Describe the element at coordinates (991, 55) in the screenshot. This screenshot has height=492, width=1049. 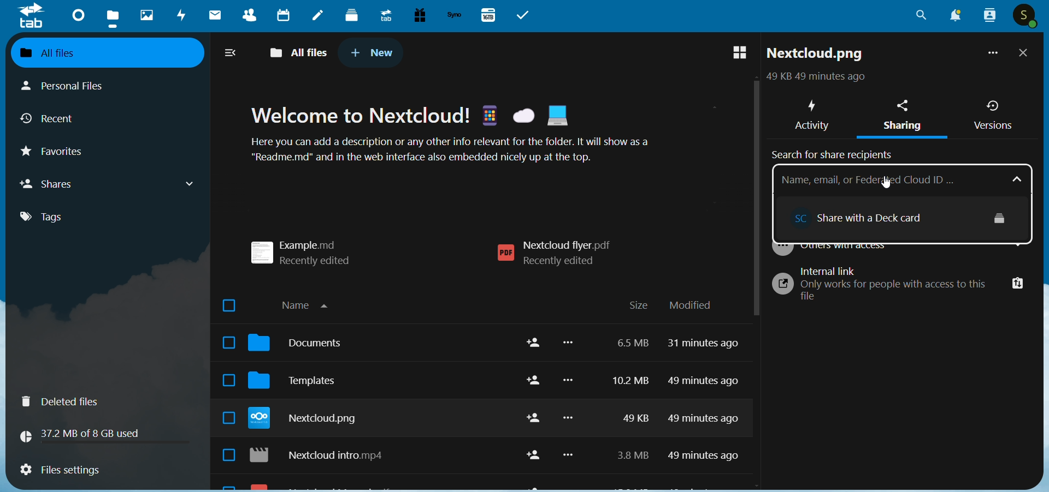
I see `more` at that location.